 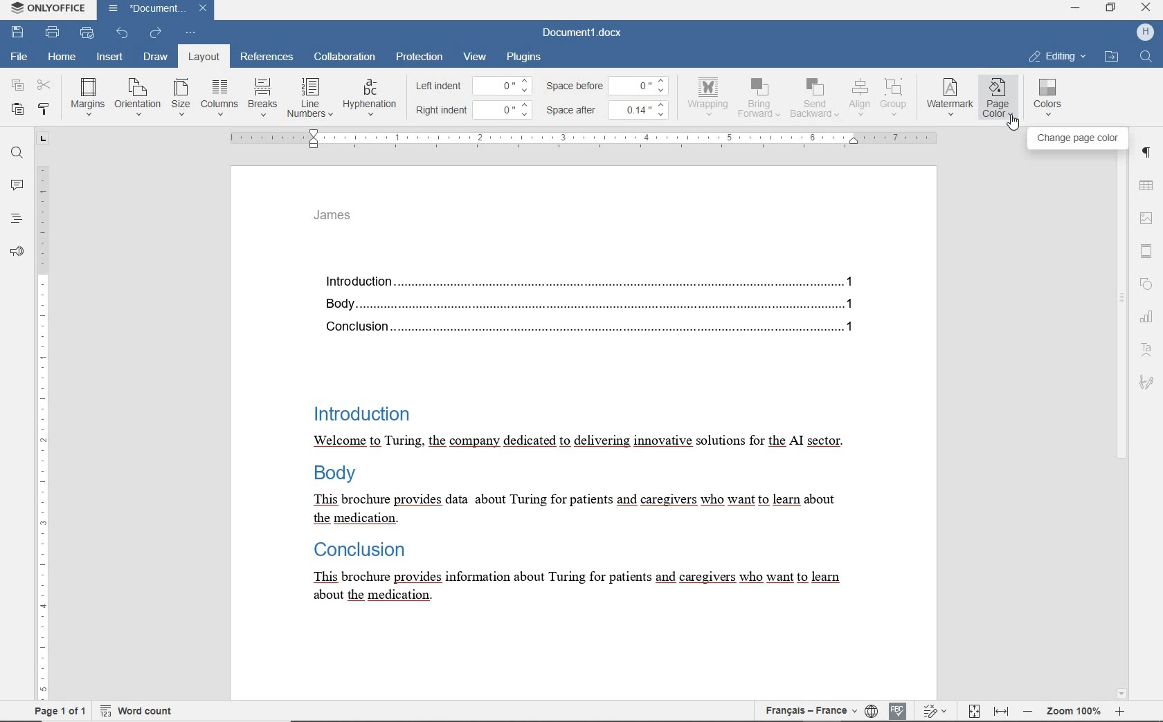 I want to click on cursor, so click(x=1014, y=124).